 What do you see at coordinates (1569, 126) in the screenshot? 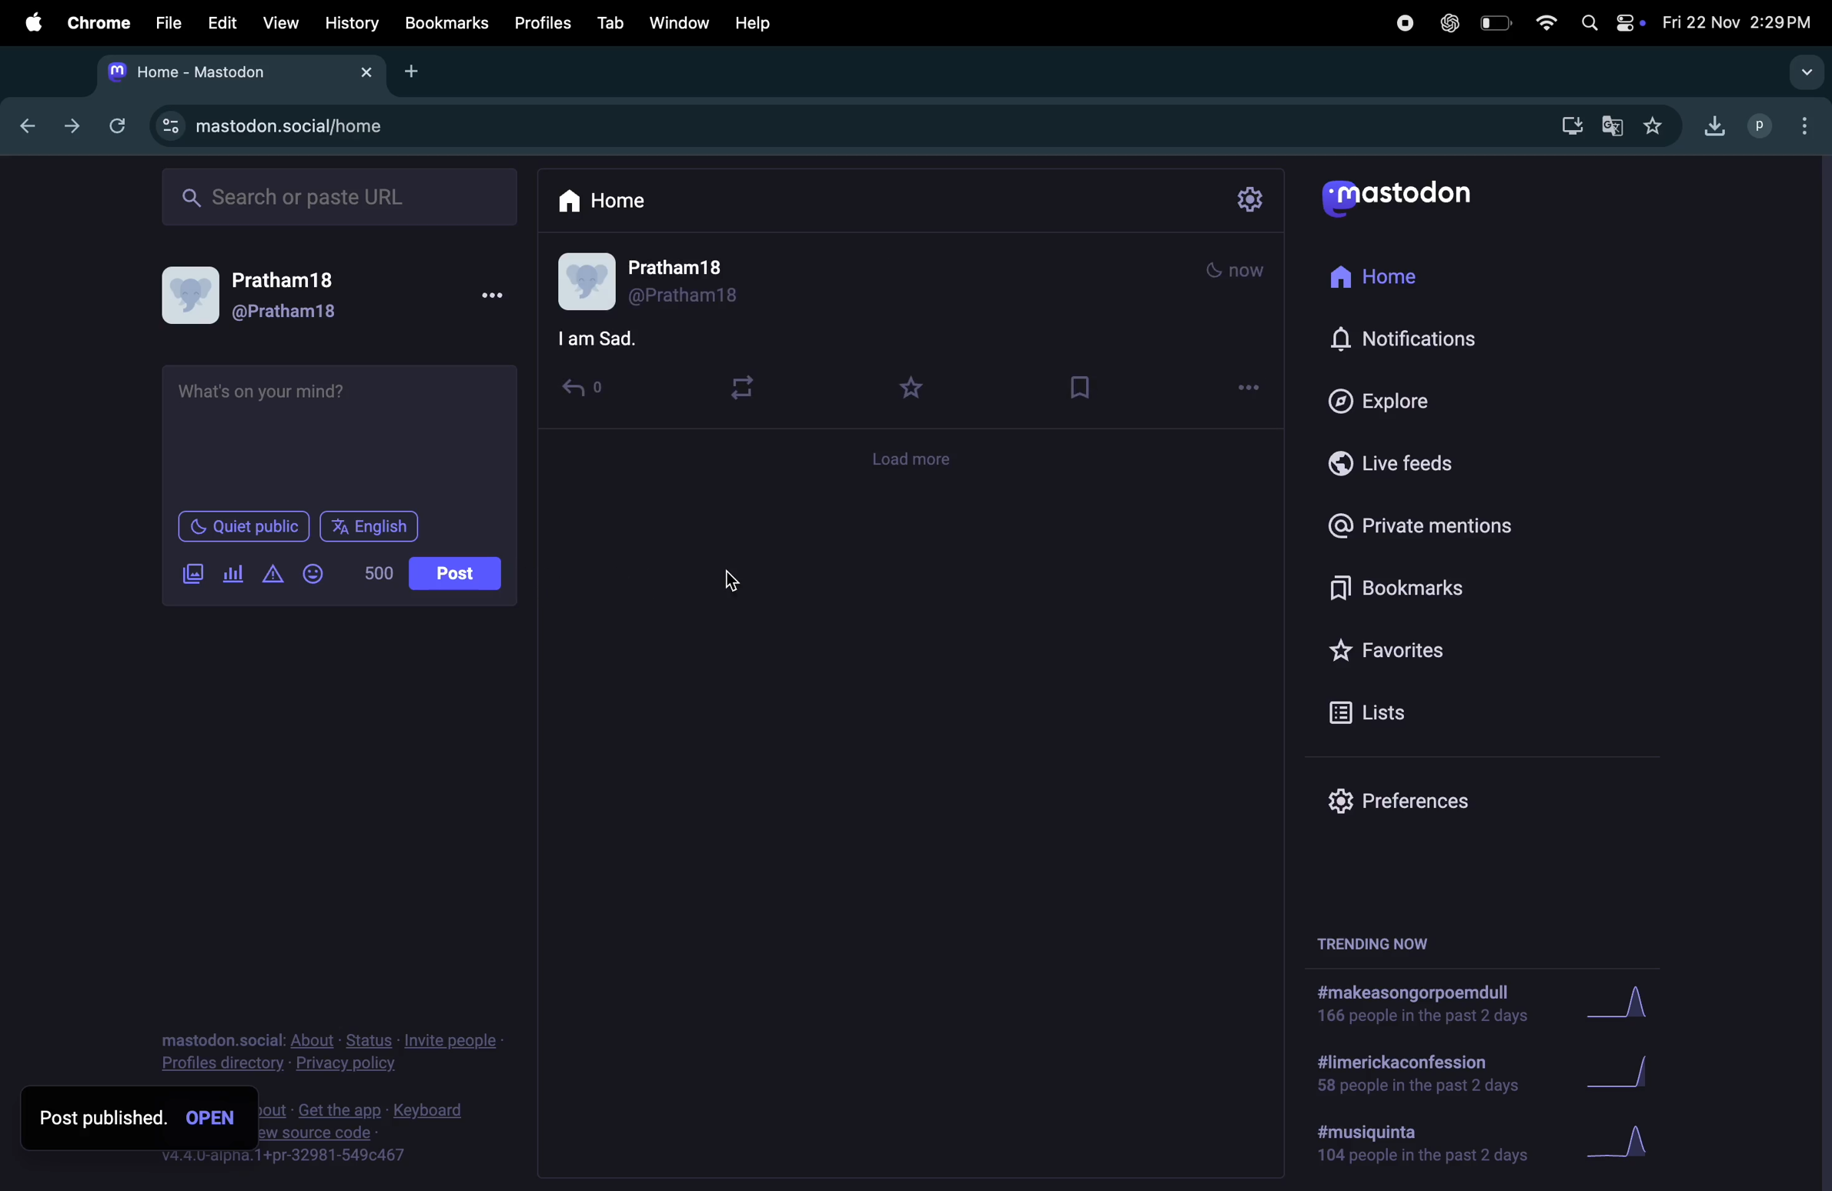
I see `download` at bounding box center [1569, 126].